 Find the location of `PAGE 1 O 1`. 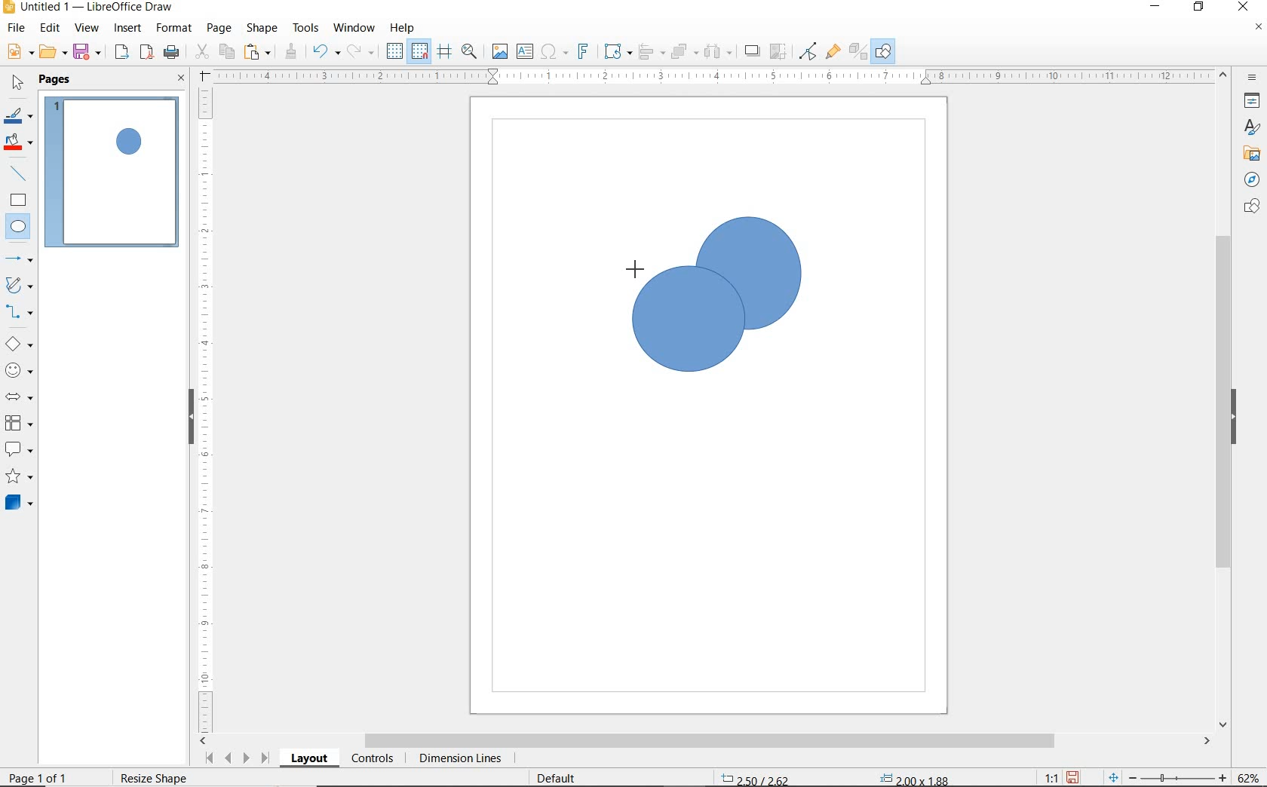

PAGE 1 O 1 is located at coordinates (49, 772).